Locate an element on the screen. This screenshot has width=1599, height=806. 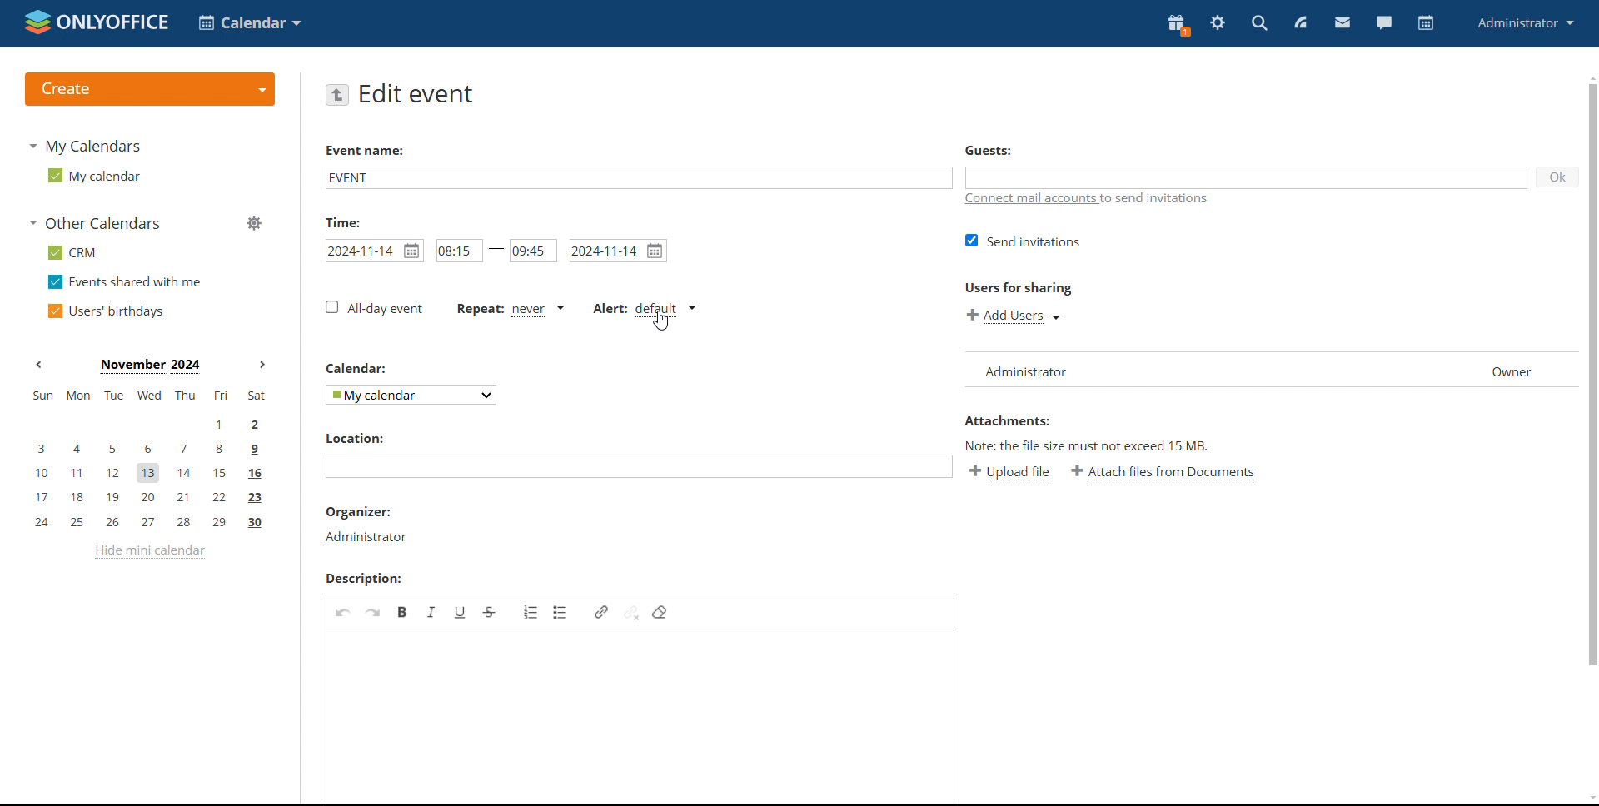
my calendar is located at coordinates (93, 177).